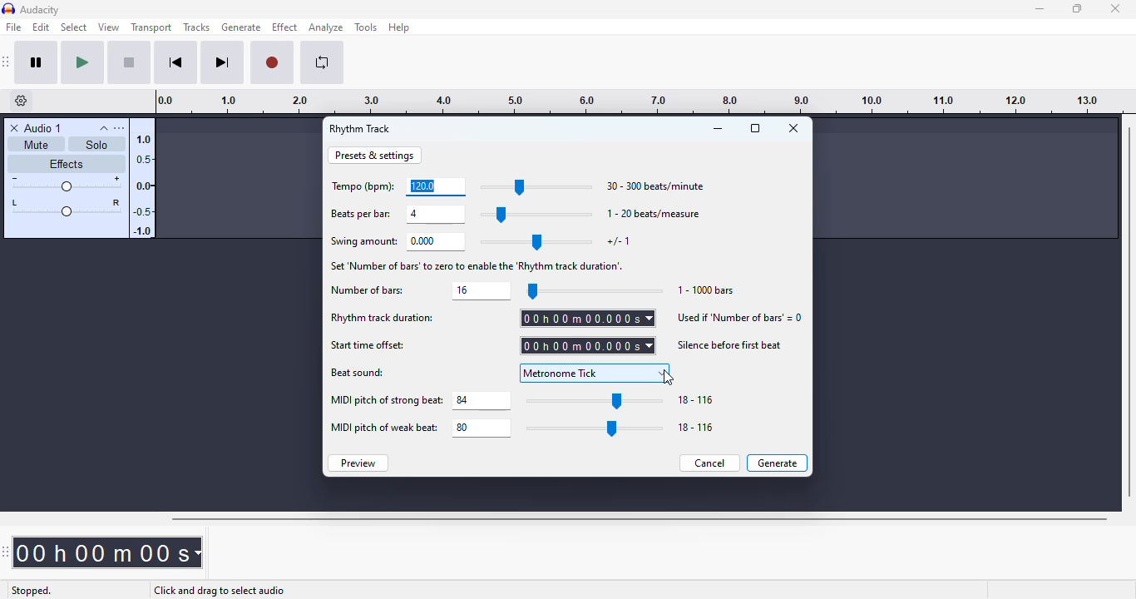 The image size is (1136, 599). What do you see at coordinates (587, 318) in the screenshot?
I see `set rhythm track duration` at bounding box center [587, 318].